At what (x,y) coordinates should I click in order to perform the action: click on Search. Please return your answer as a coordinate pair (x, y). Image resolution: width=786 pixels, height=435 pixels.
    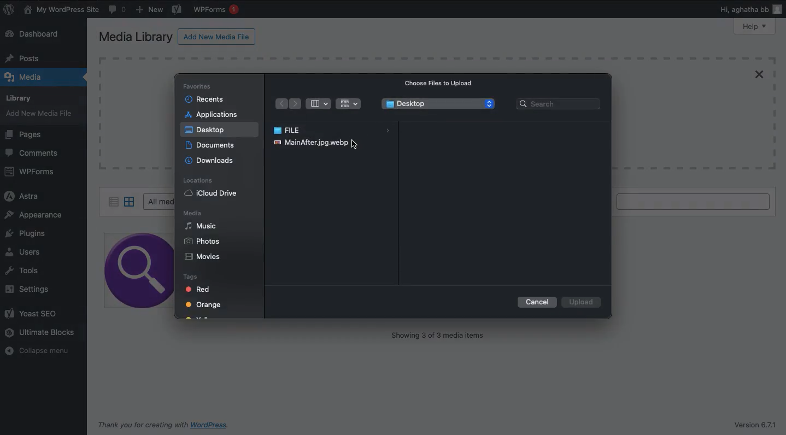
    Looking at the image, I should click on (558, 104).